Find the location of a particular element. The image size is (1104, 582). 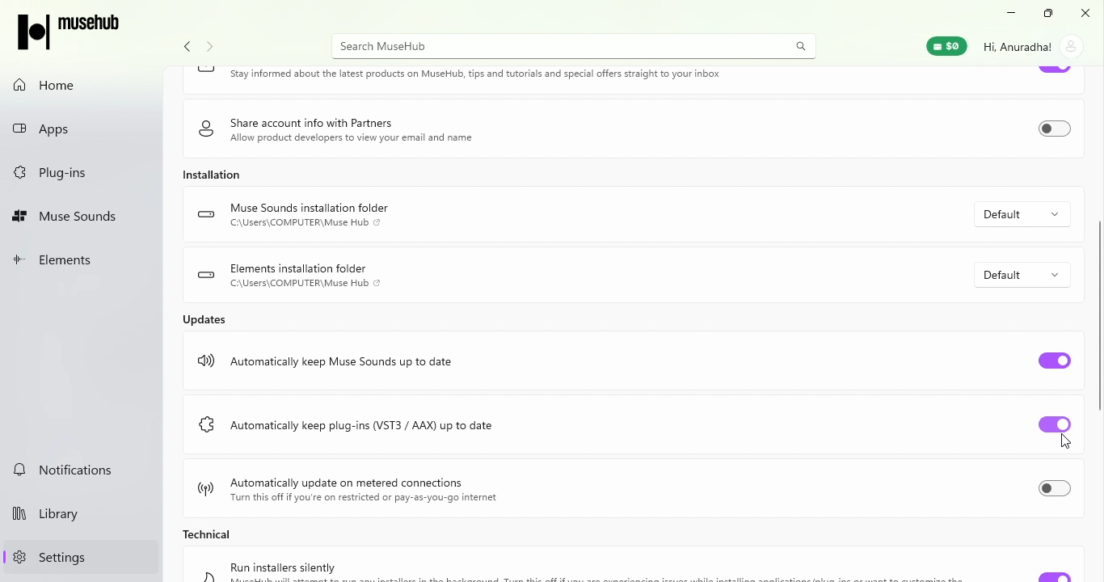

account is located at coordinates (1072, 48).